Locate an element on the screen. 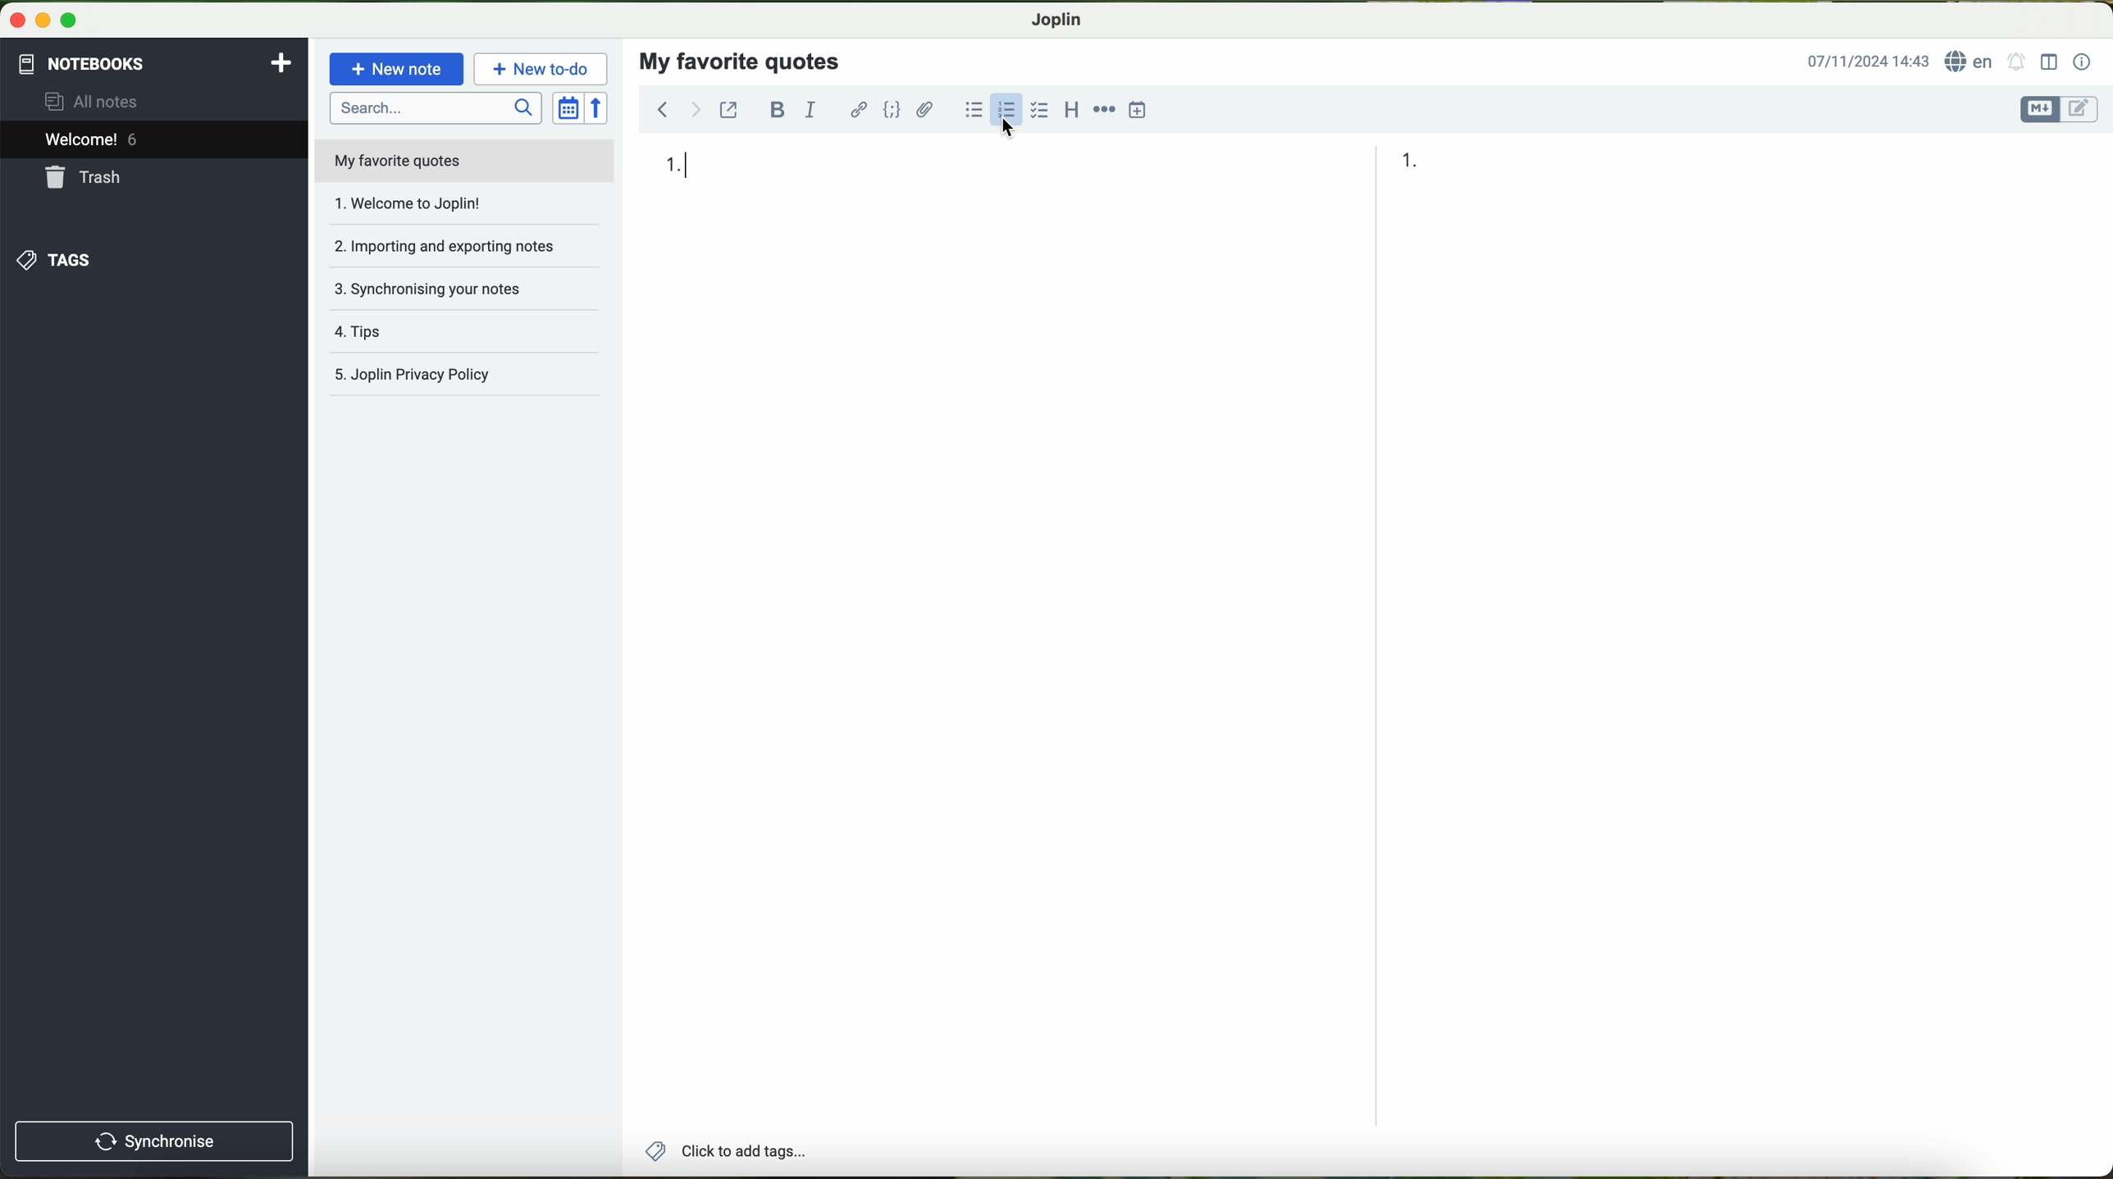 This screenshot has width=2113, height=1179. cursor is located at coordinates (1008, 136).